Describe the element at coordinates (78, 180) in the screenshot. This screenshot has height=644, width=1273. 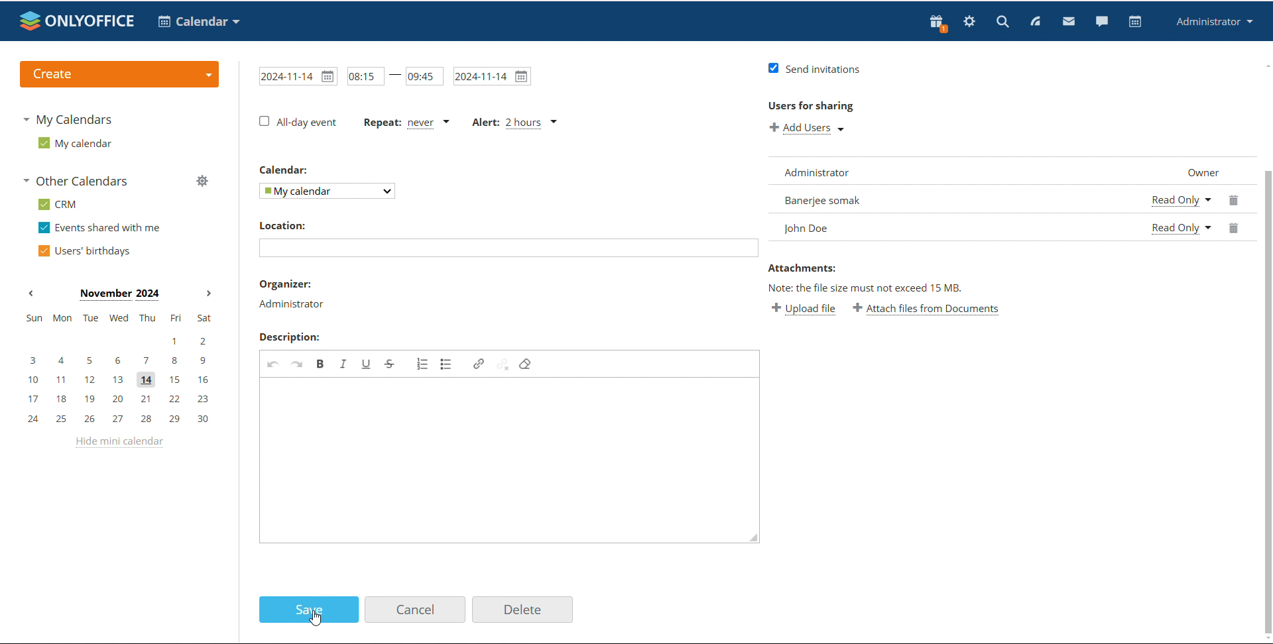
I see `other calendars` at that location.